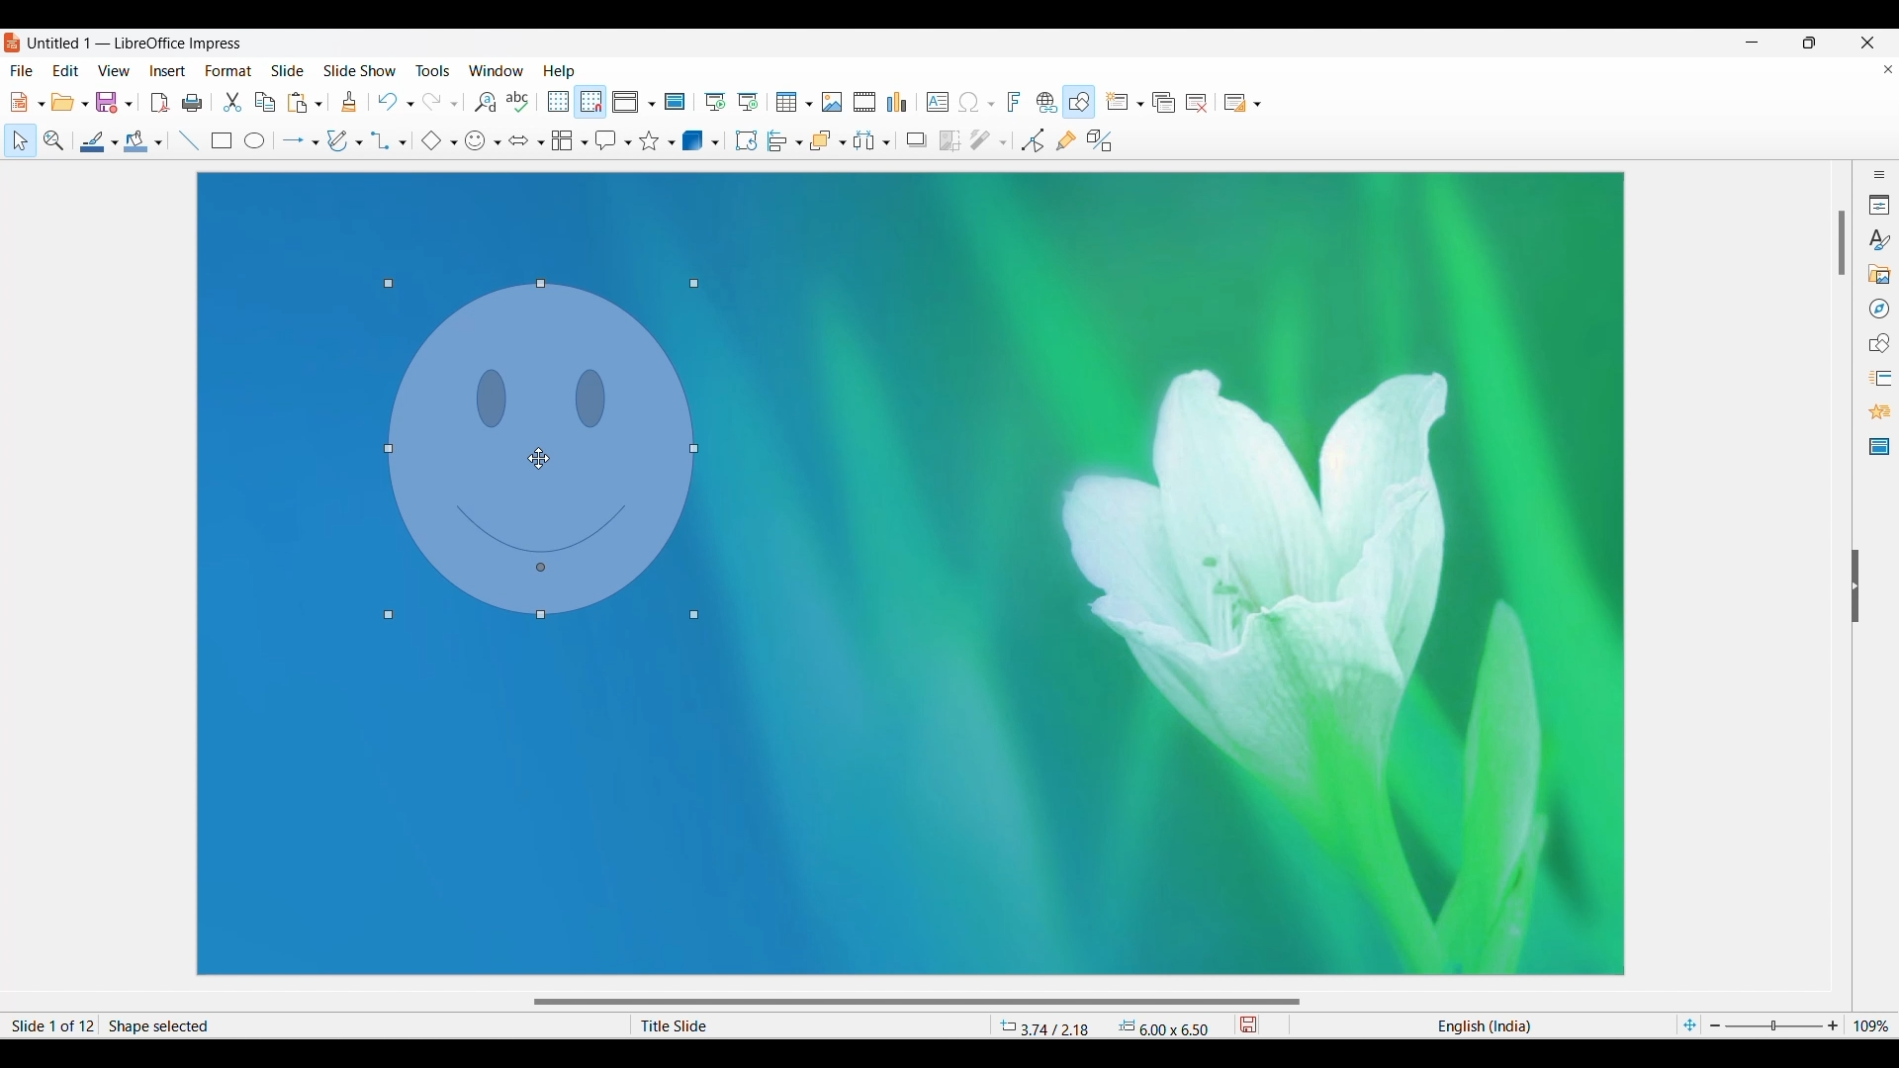 Image resolution: width=1899 pixels, height=1068 pixels. I want to click on Tools, so click(433, 69).